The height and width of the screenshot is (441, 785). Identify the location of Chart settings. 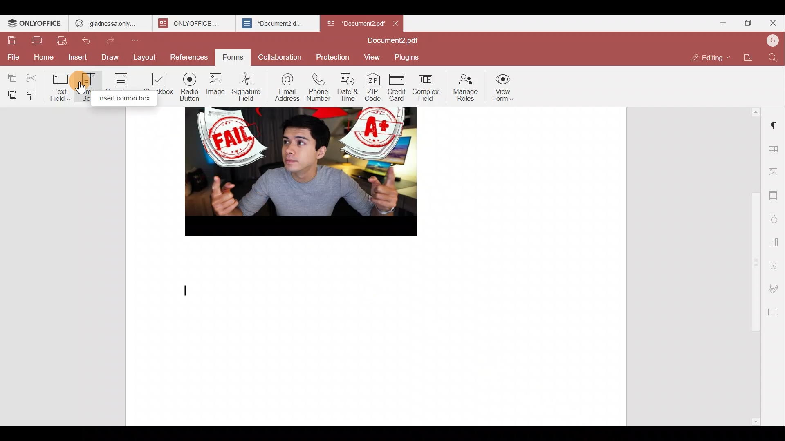
(776, 243).